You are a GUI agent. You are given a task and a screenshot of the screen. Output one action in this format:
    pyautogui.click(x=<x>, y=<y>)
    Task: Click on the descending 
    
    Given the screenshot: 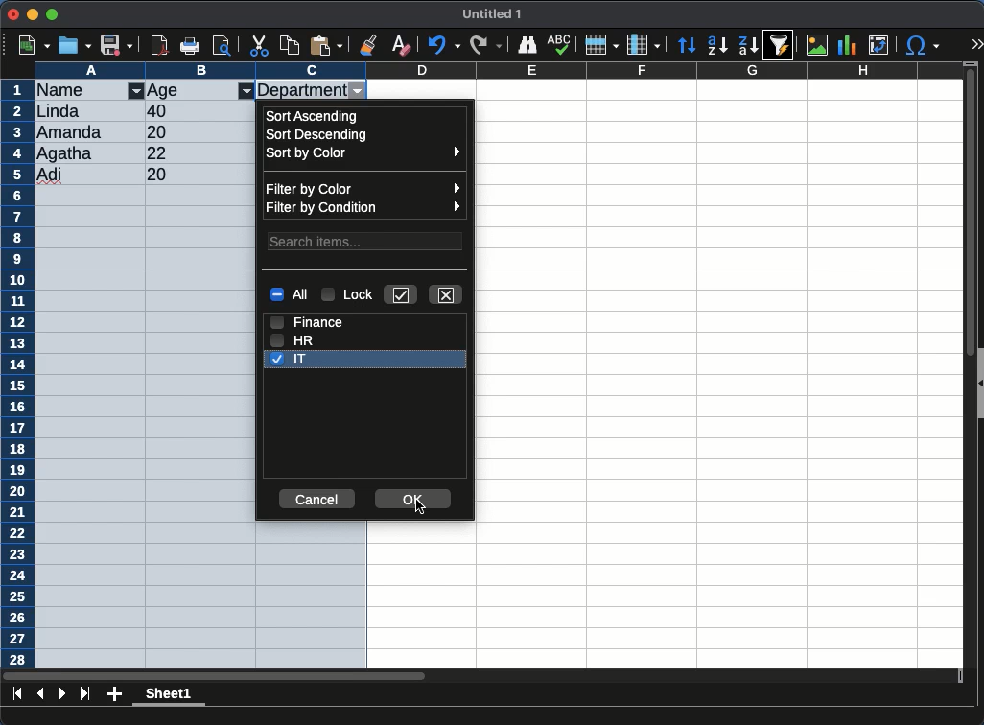 What is the action you would take?
    pyautogui.click(x=319, y=135)
    